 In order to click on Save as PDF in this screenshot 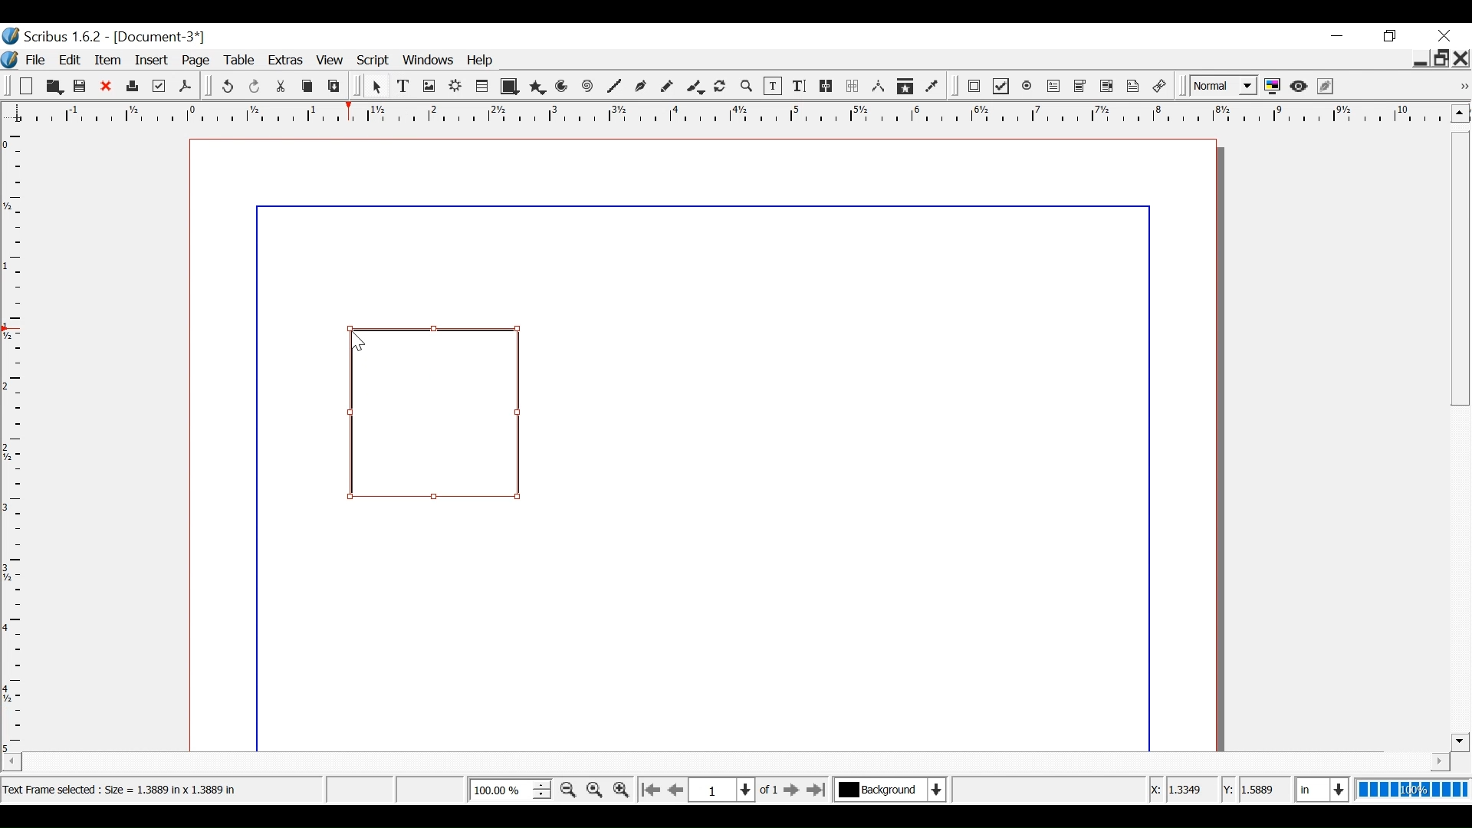, I will do `click(186, 84)`.